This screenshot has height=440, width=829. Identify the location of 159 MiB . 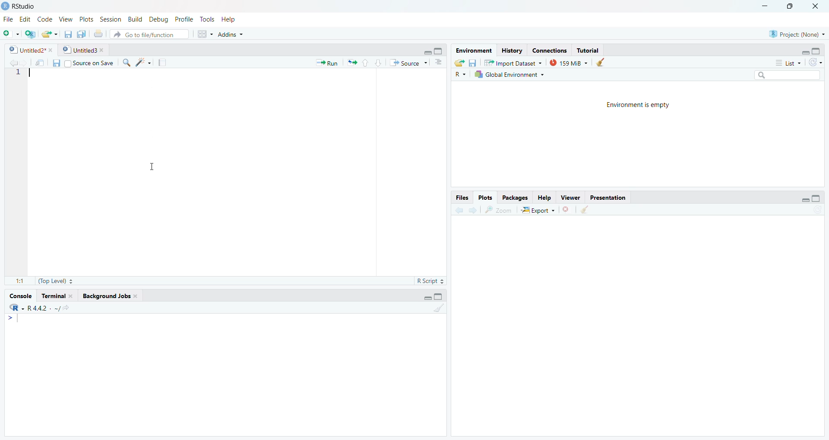
(567, 63).